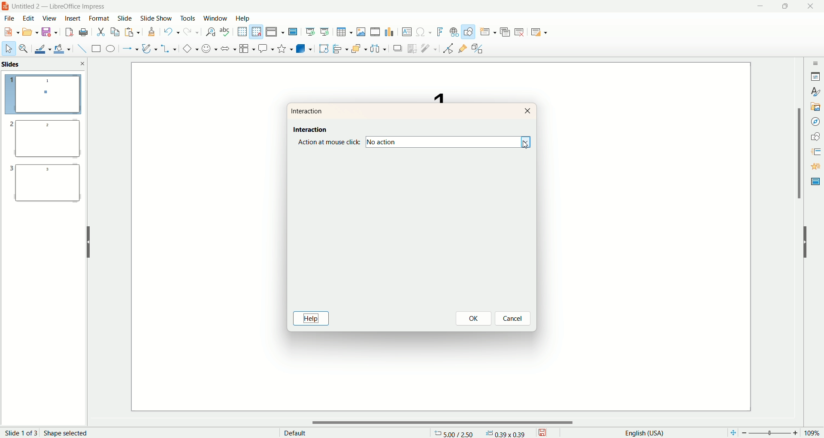 Image resolution: width=824 pixels, height=438 pixels. Describe the element at coordinates (454, 433) in the screenshot. I see `coordinates` at that location.